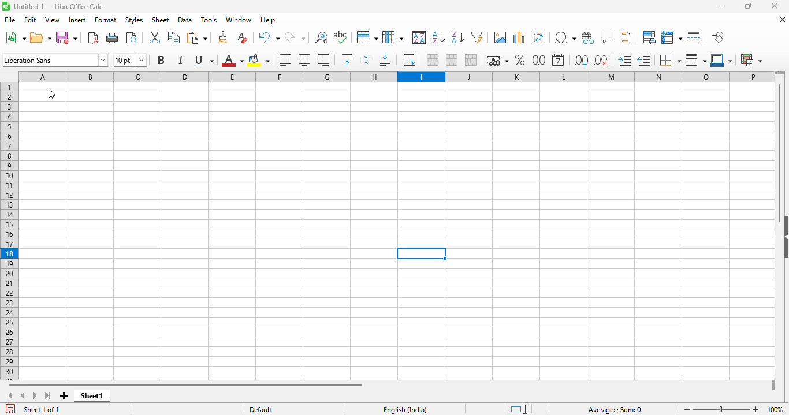 This screenshot has height=415, width=789. I want to click on clear direct formatting, so click(242, 37).